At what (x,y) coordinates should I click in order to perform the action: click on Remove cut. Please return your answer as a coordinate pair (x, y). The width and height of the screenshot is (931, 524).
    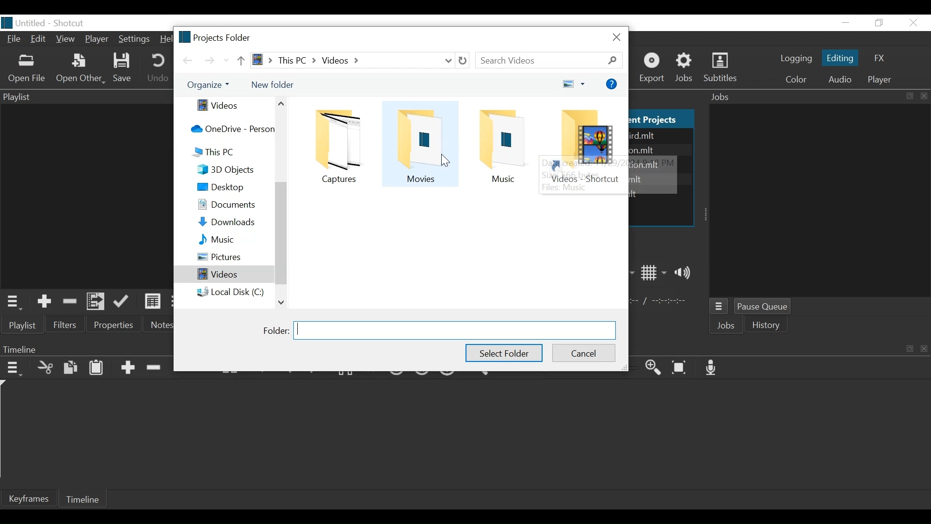
    Looking at the image, I should click on (69, 301).